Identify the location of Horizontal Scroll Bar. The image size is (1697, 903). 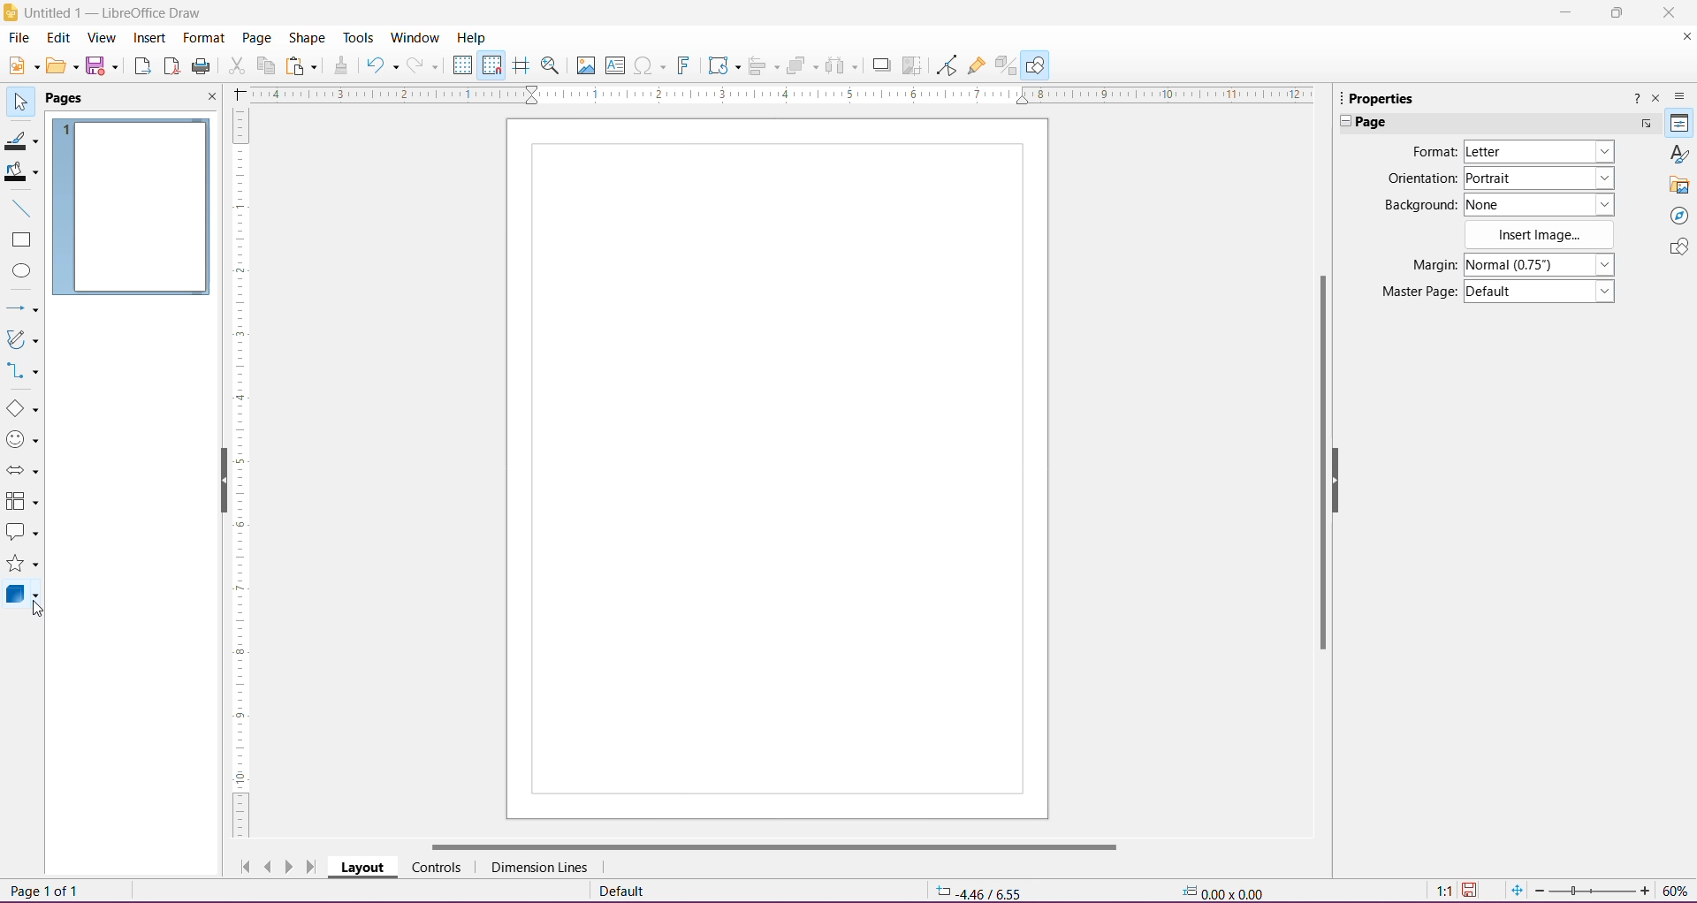
(771, 846).